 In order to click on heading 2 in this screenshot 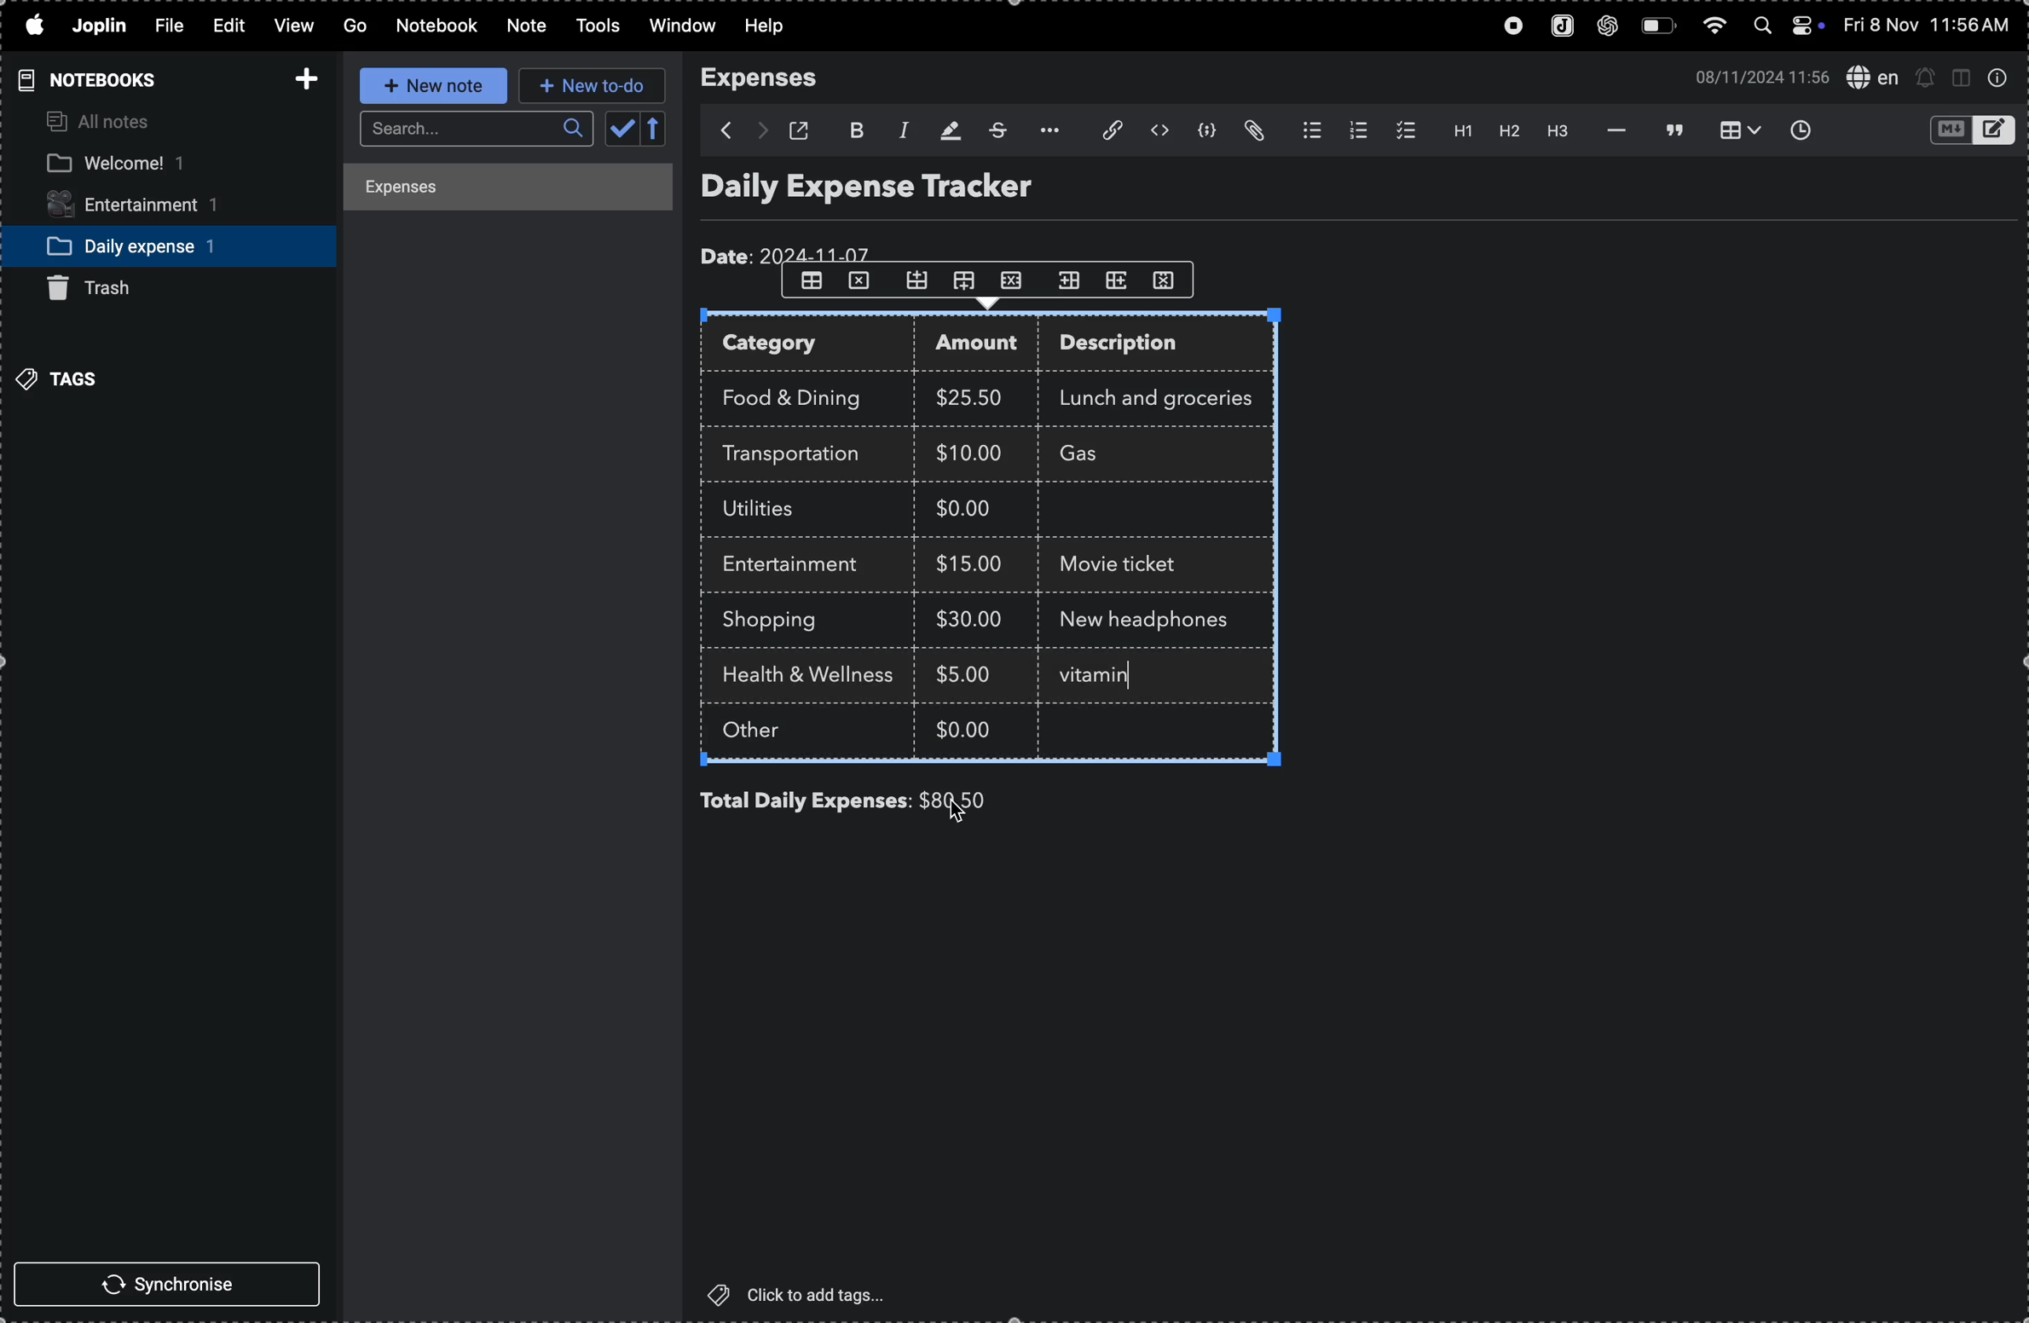, I will do `click(1508, 134)`.